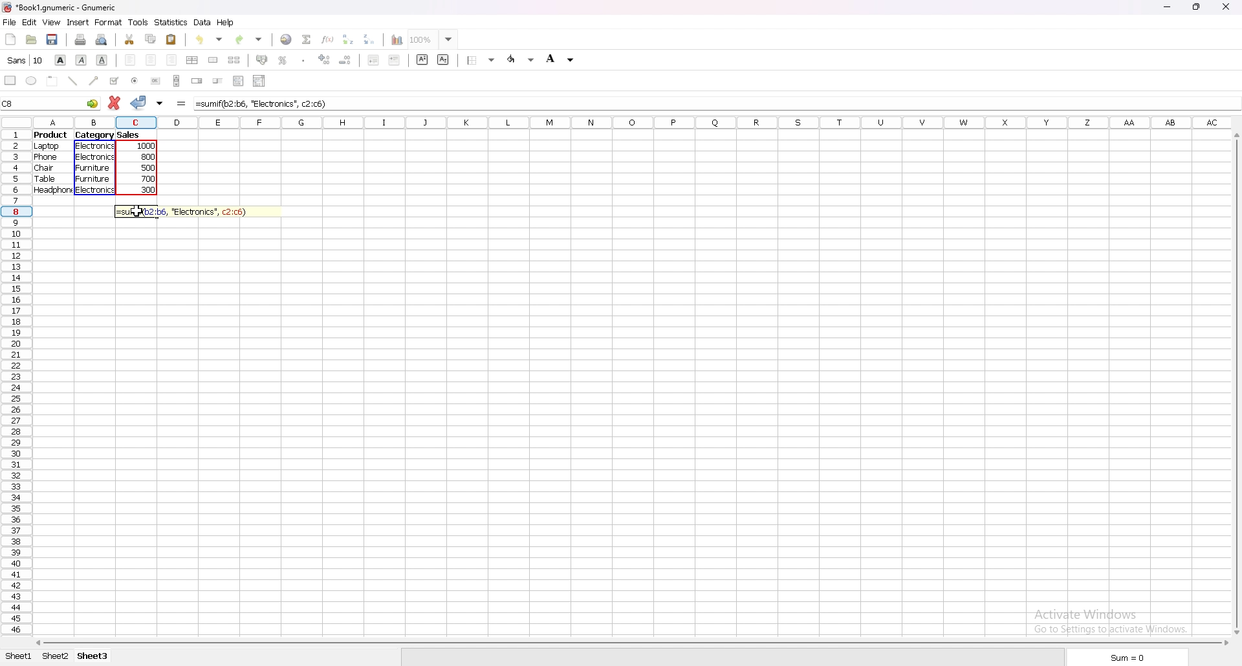 Image resolution: width=1242 pixels, height=666 pixels. Describe the element at coordinates (260, 80) in the screenshot. I see `combo box` at that location.